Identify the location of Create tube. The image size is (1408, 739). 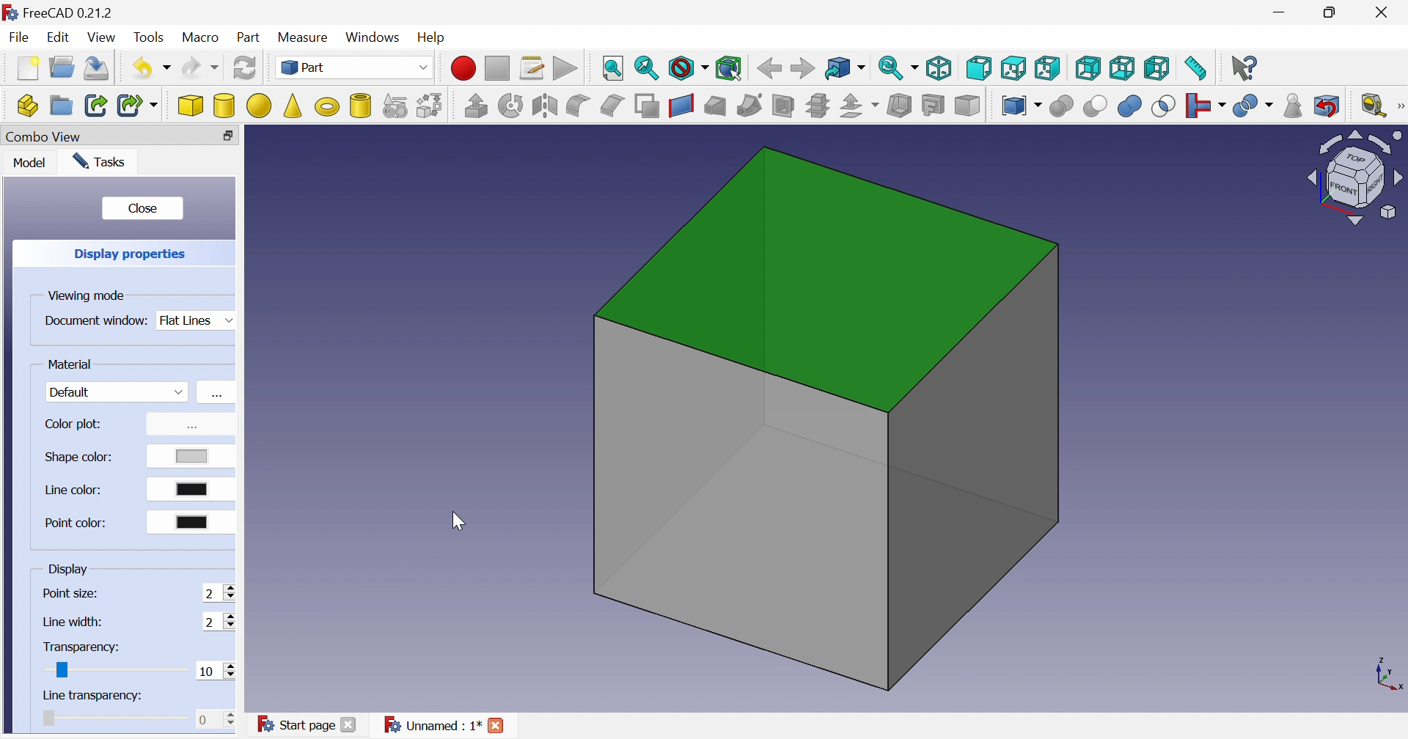
(362, 106).